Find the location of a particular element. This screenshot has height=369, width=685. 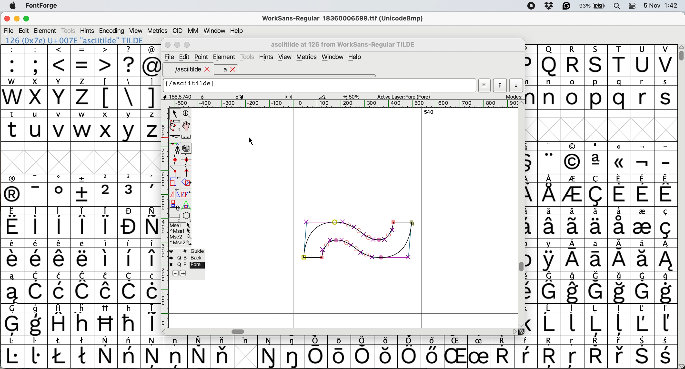

symbol is located at coordinates (245, 341).